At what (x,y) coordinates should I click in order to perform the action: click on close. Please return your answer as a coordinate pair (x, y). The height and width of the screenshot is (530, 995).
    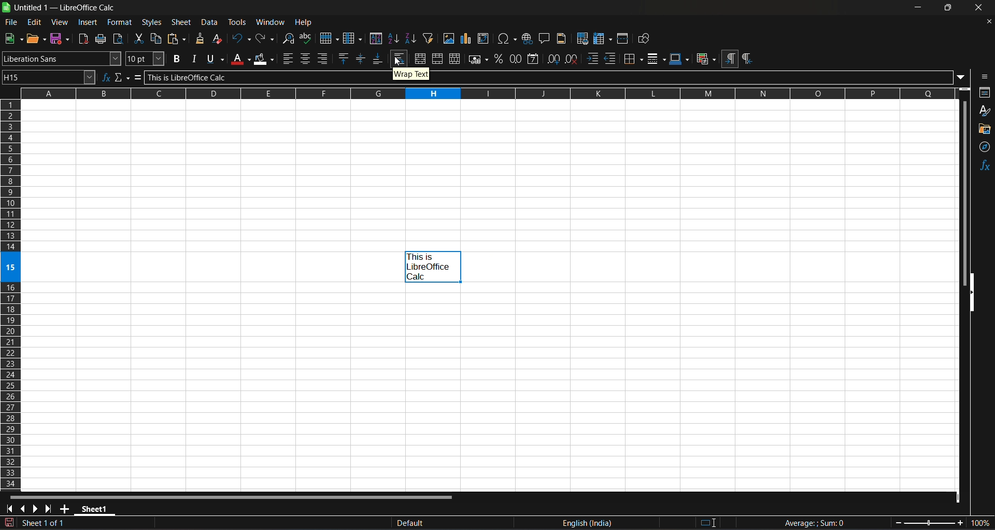
    Looking at the image, I should click on (980, 8).